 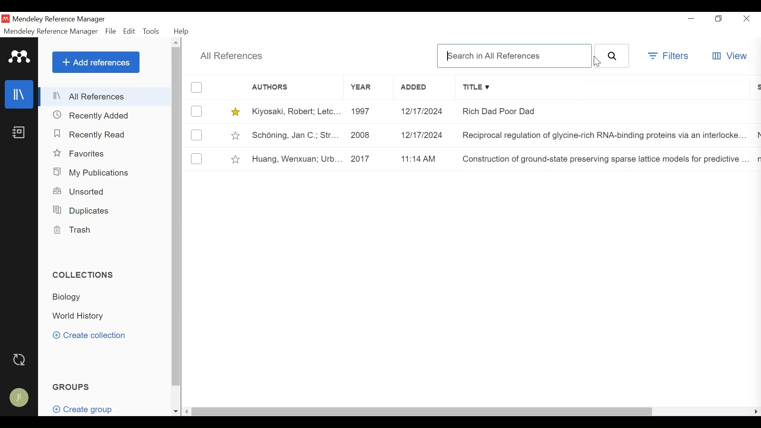 I want to click on Kiyosaki, Robert, so click(x=294, y=111).